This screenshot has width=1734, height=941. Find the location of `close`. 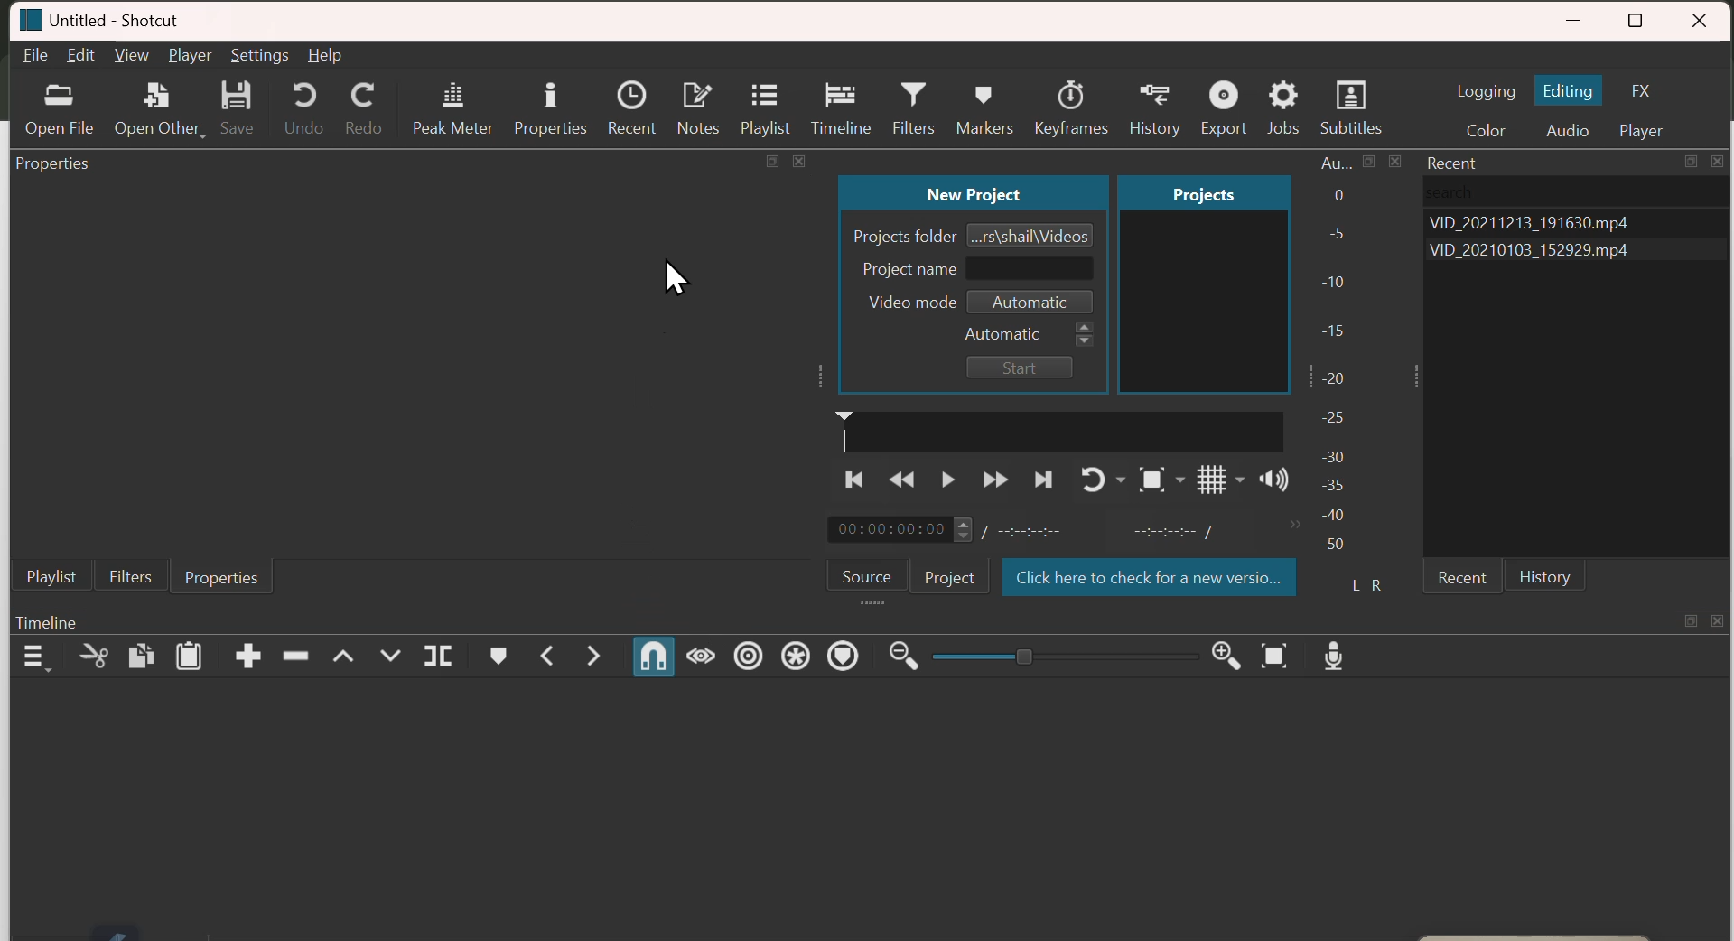

close is located at coordinates (1705, 15).